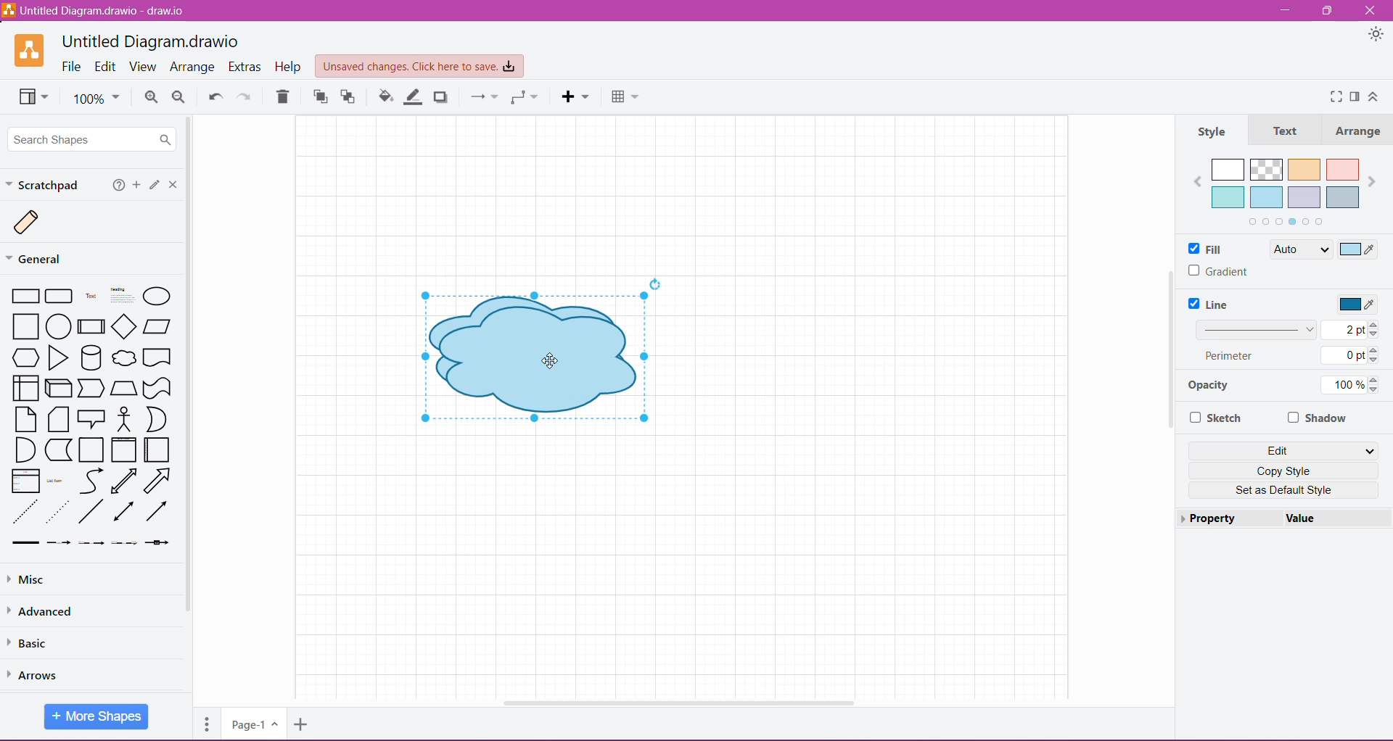  I want to click on Search Shapes, so click(90, 138).